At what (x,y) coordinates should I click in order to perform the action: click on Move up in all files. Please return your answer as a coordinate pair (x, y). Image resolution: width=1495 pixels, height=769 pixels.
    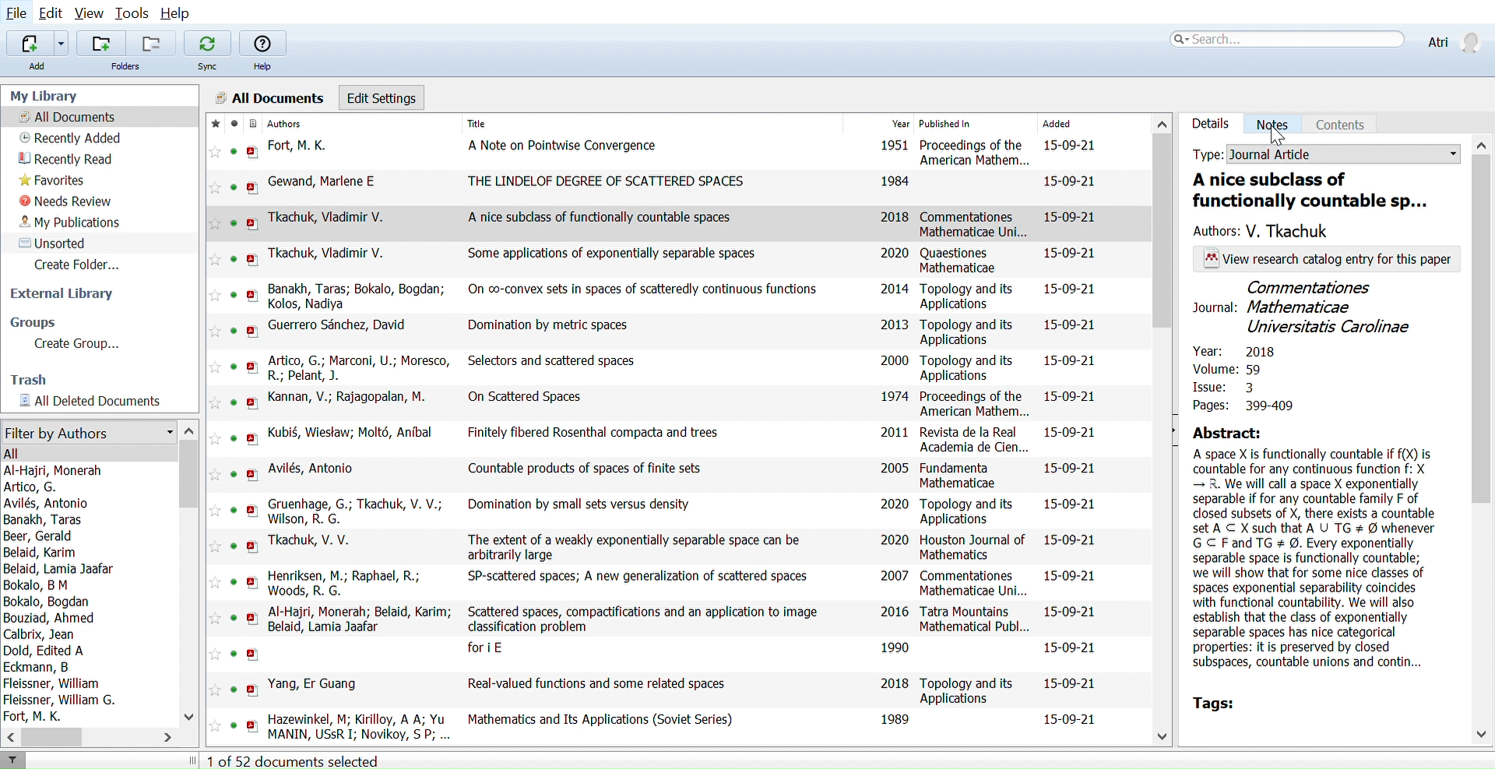
    Looking at the image, I should click on (1161, 122).